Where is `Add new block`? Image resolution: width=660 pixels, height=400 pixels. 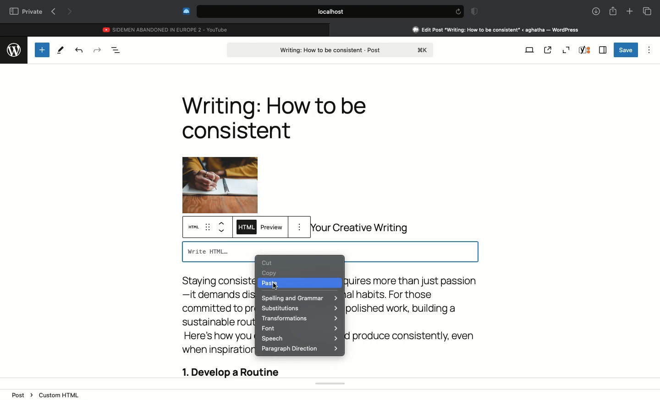 Add new block is located at coordinates (41, 49).